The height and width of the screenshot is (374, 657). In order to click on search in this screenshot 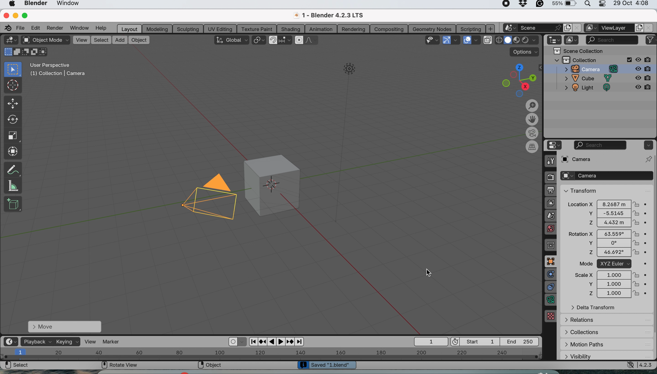, I will do `click(612, 39)`.